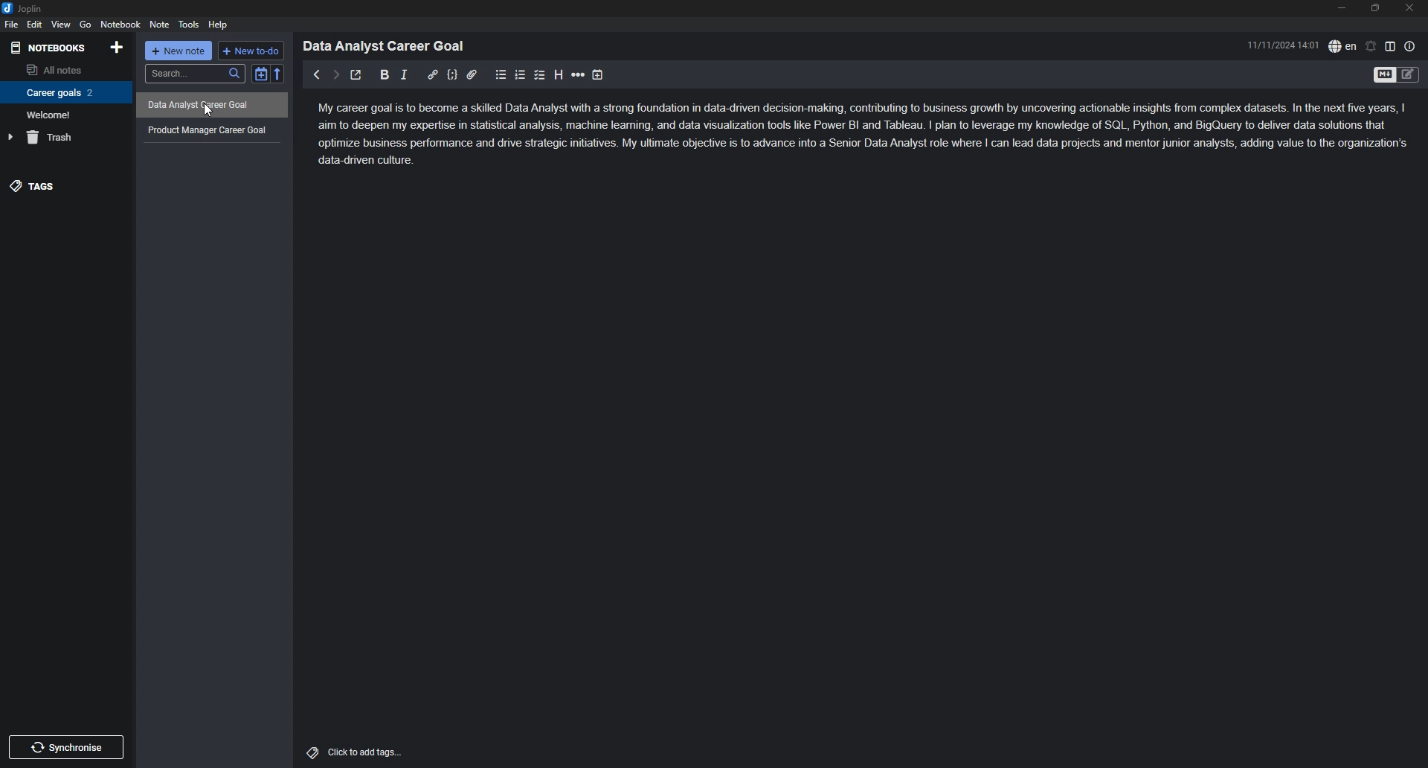 Image resolution: width=1428 pixels, height=768 pixels. What do you see at coordinates (278, 73) in the screenshot?
I see `reverse sort order` at bounding box center [278, 73].